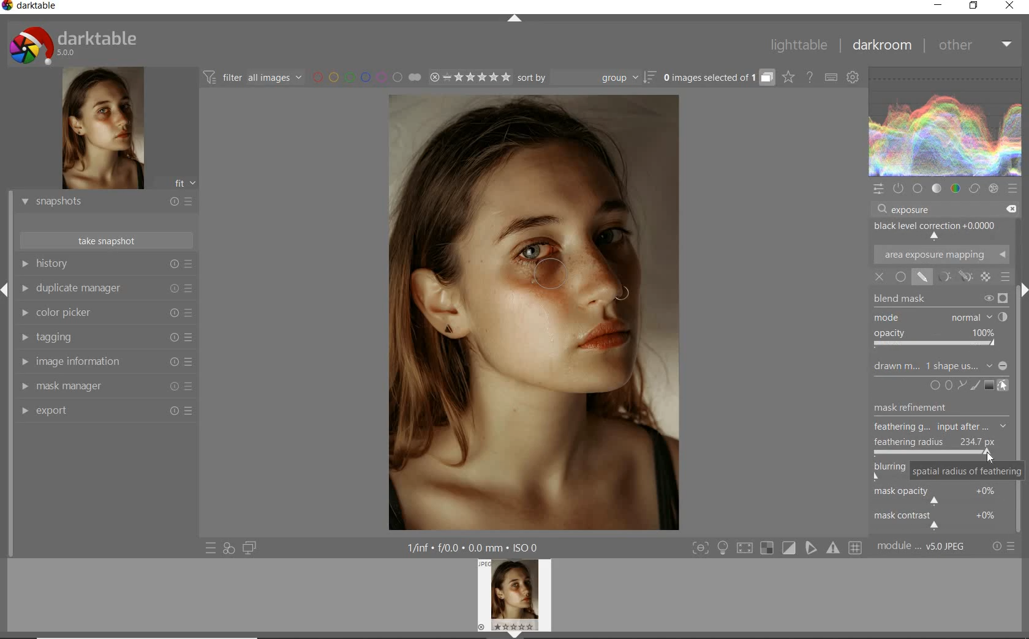 The image size is (1029, 639). I want to click on set keyboard shortcuts, so click(830, 78).